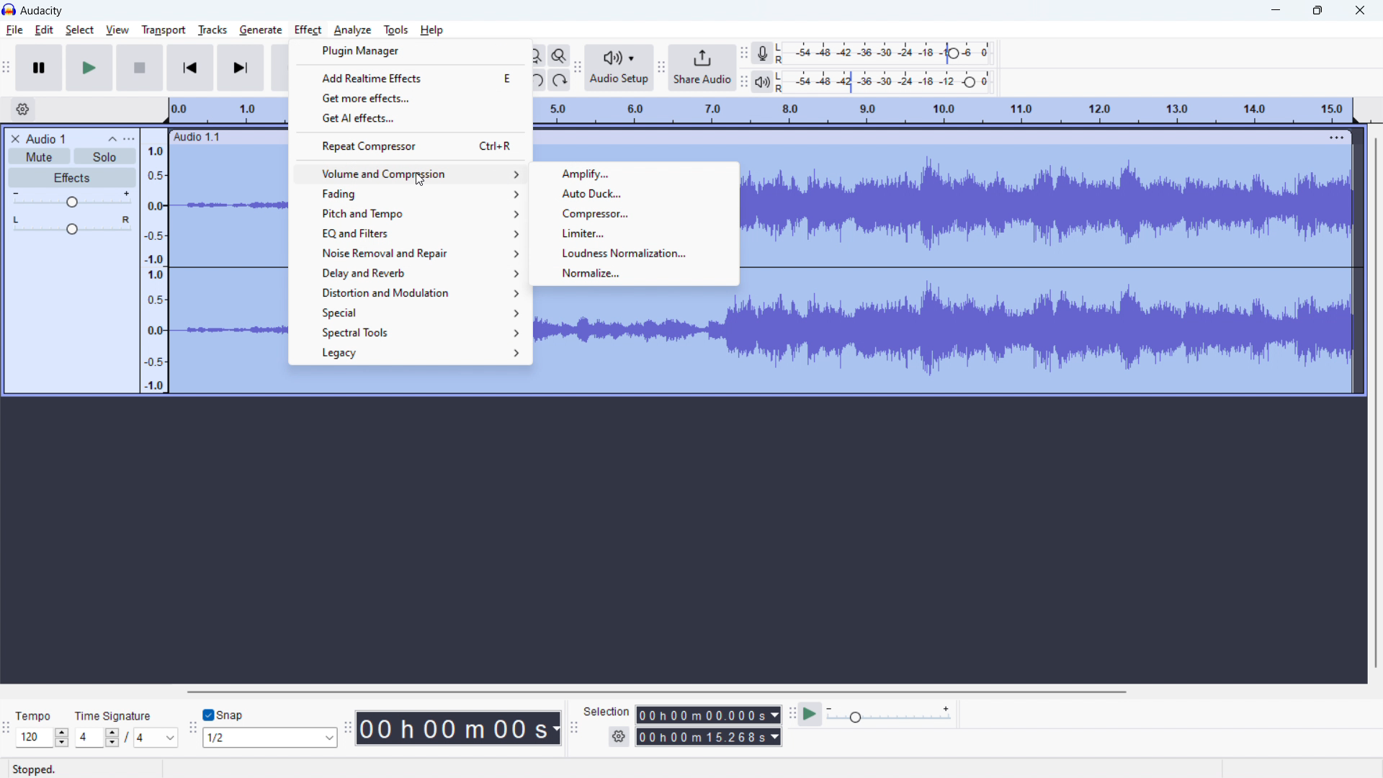 The height and width of the screenshot is (778, 1383). What do you see at coordinates (408, 213) in the screenshot?
I see `pitch and tempo` at bounding box center [408, 213].